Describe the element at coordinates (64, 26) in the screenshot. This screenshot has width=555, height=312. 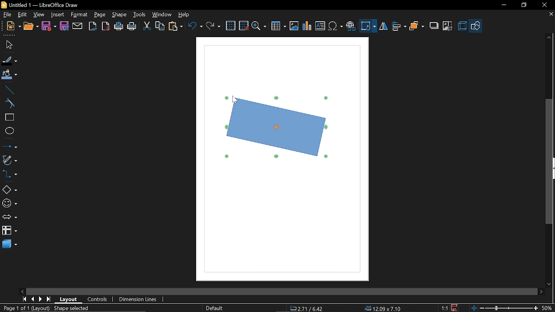
I see `save as` at that location.